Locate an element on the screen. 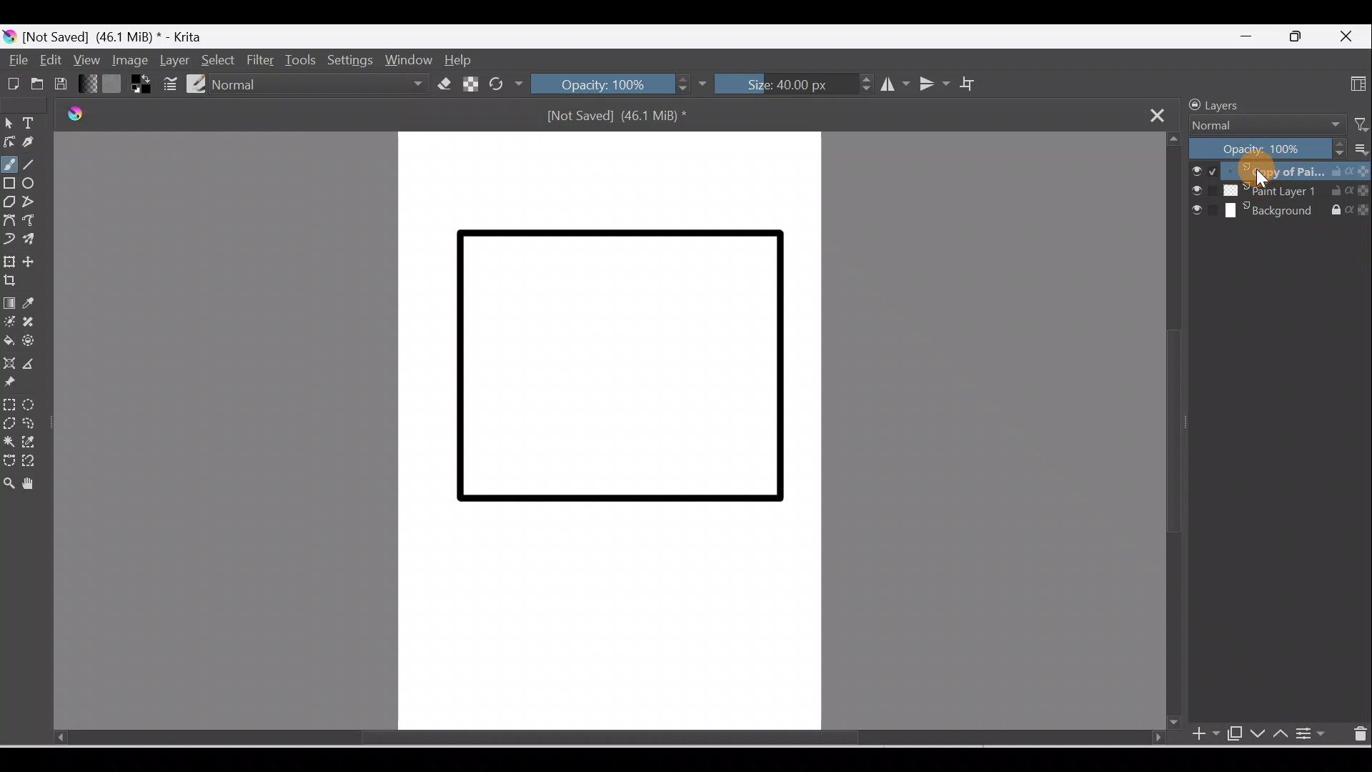  Wrap around mode is located at coordinates (975, 84).